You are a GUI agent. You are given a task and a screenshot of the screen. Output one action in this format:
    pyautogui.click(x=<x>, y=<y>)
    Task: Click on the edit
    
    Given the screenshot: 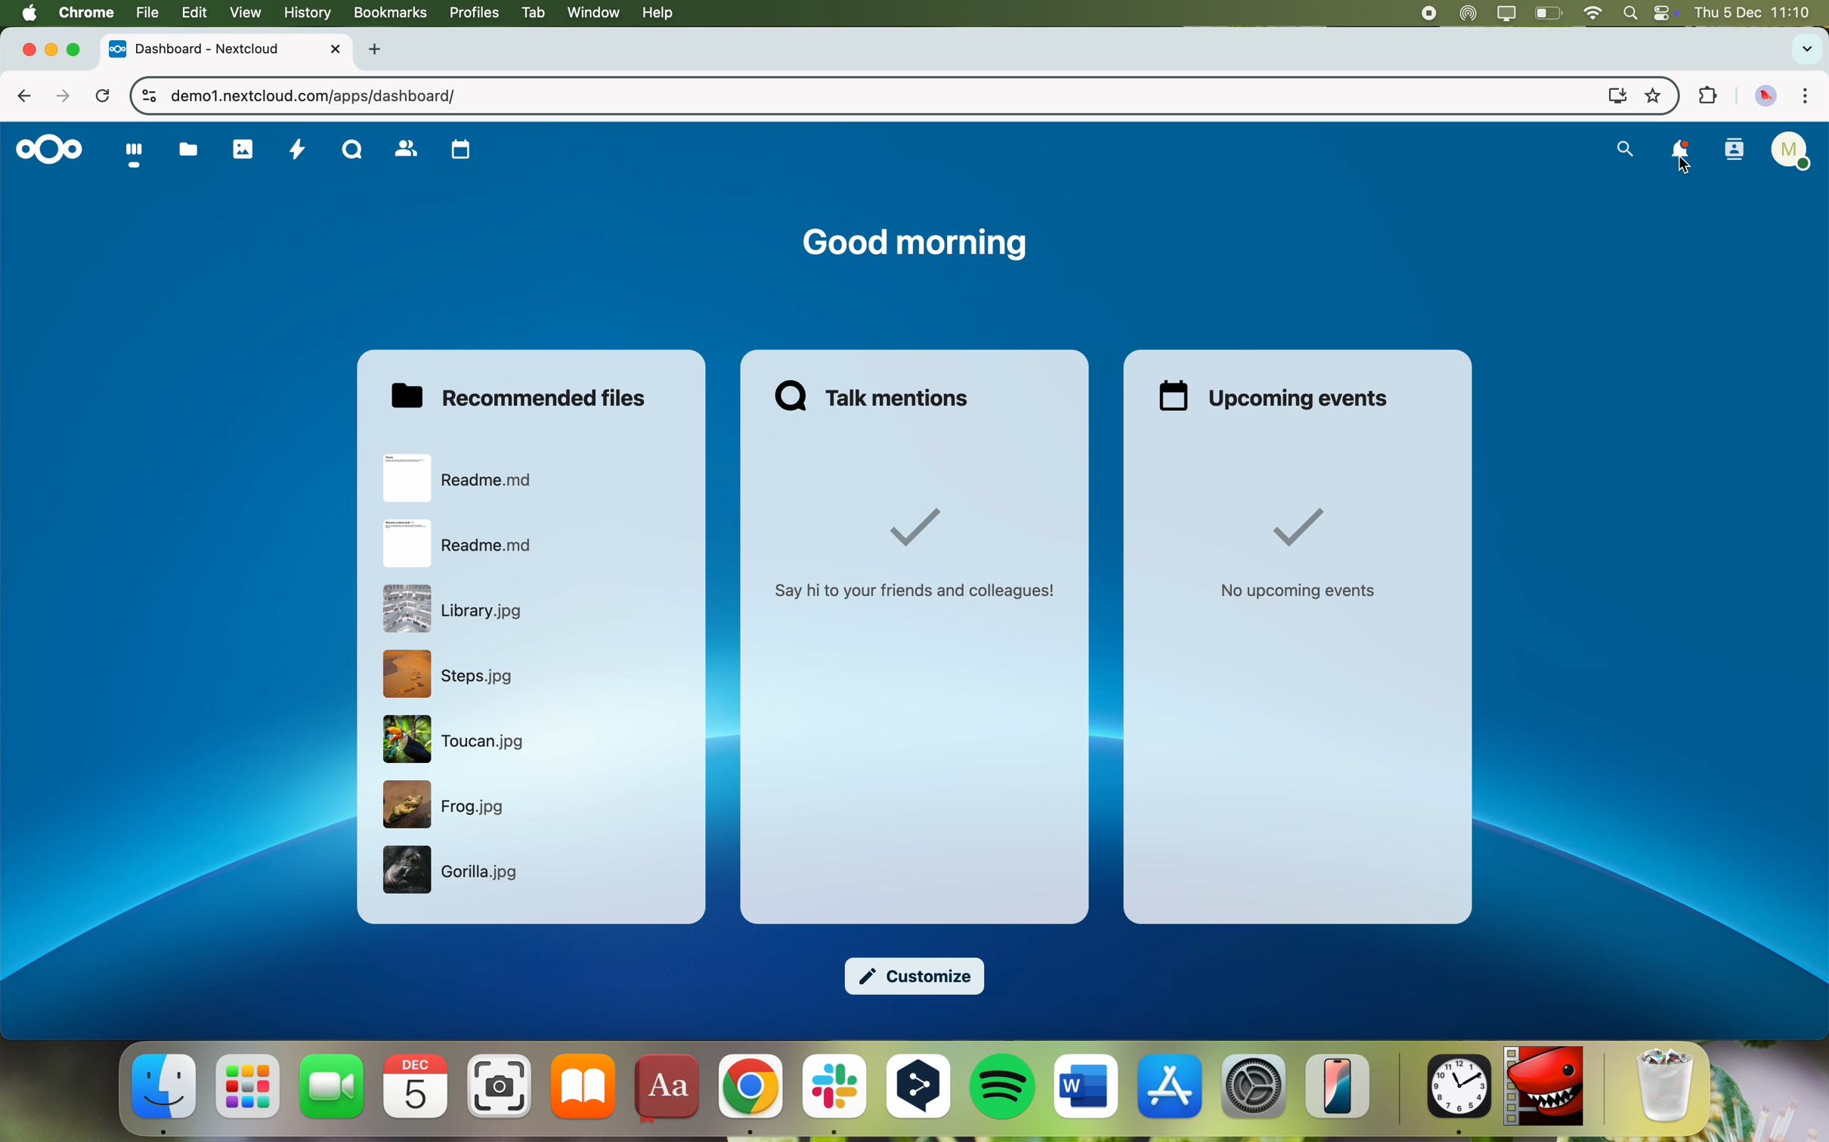 What is the action you would take?
    pyautogui.click(x=193, y=13)
    